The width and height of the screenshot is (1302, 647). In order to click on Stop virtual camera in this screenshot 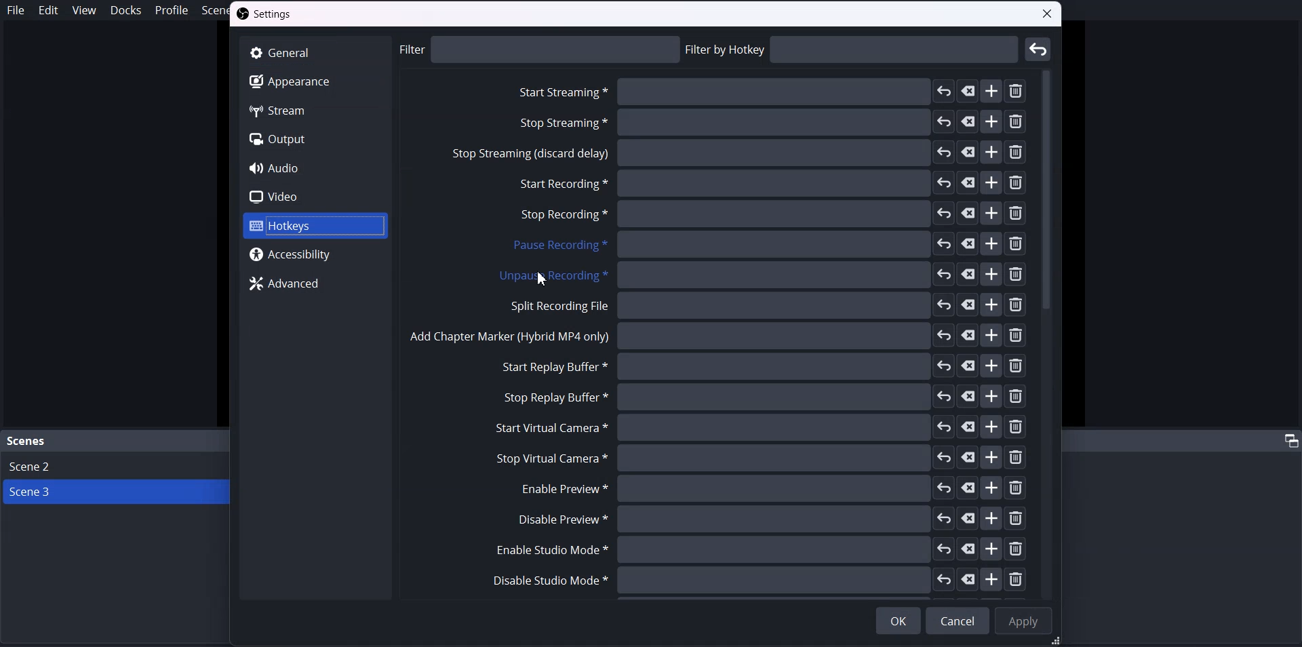, I will do `click(757, 458)`.